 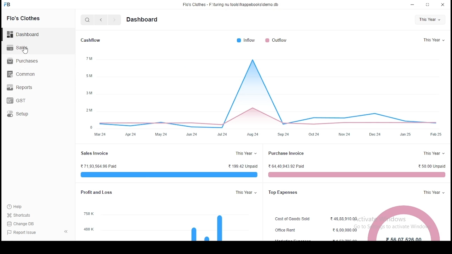 What do you see at coordinates (23, 35) in the screenshot?
I see `Dashboard` at bounding box center [23, 35].